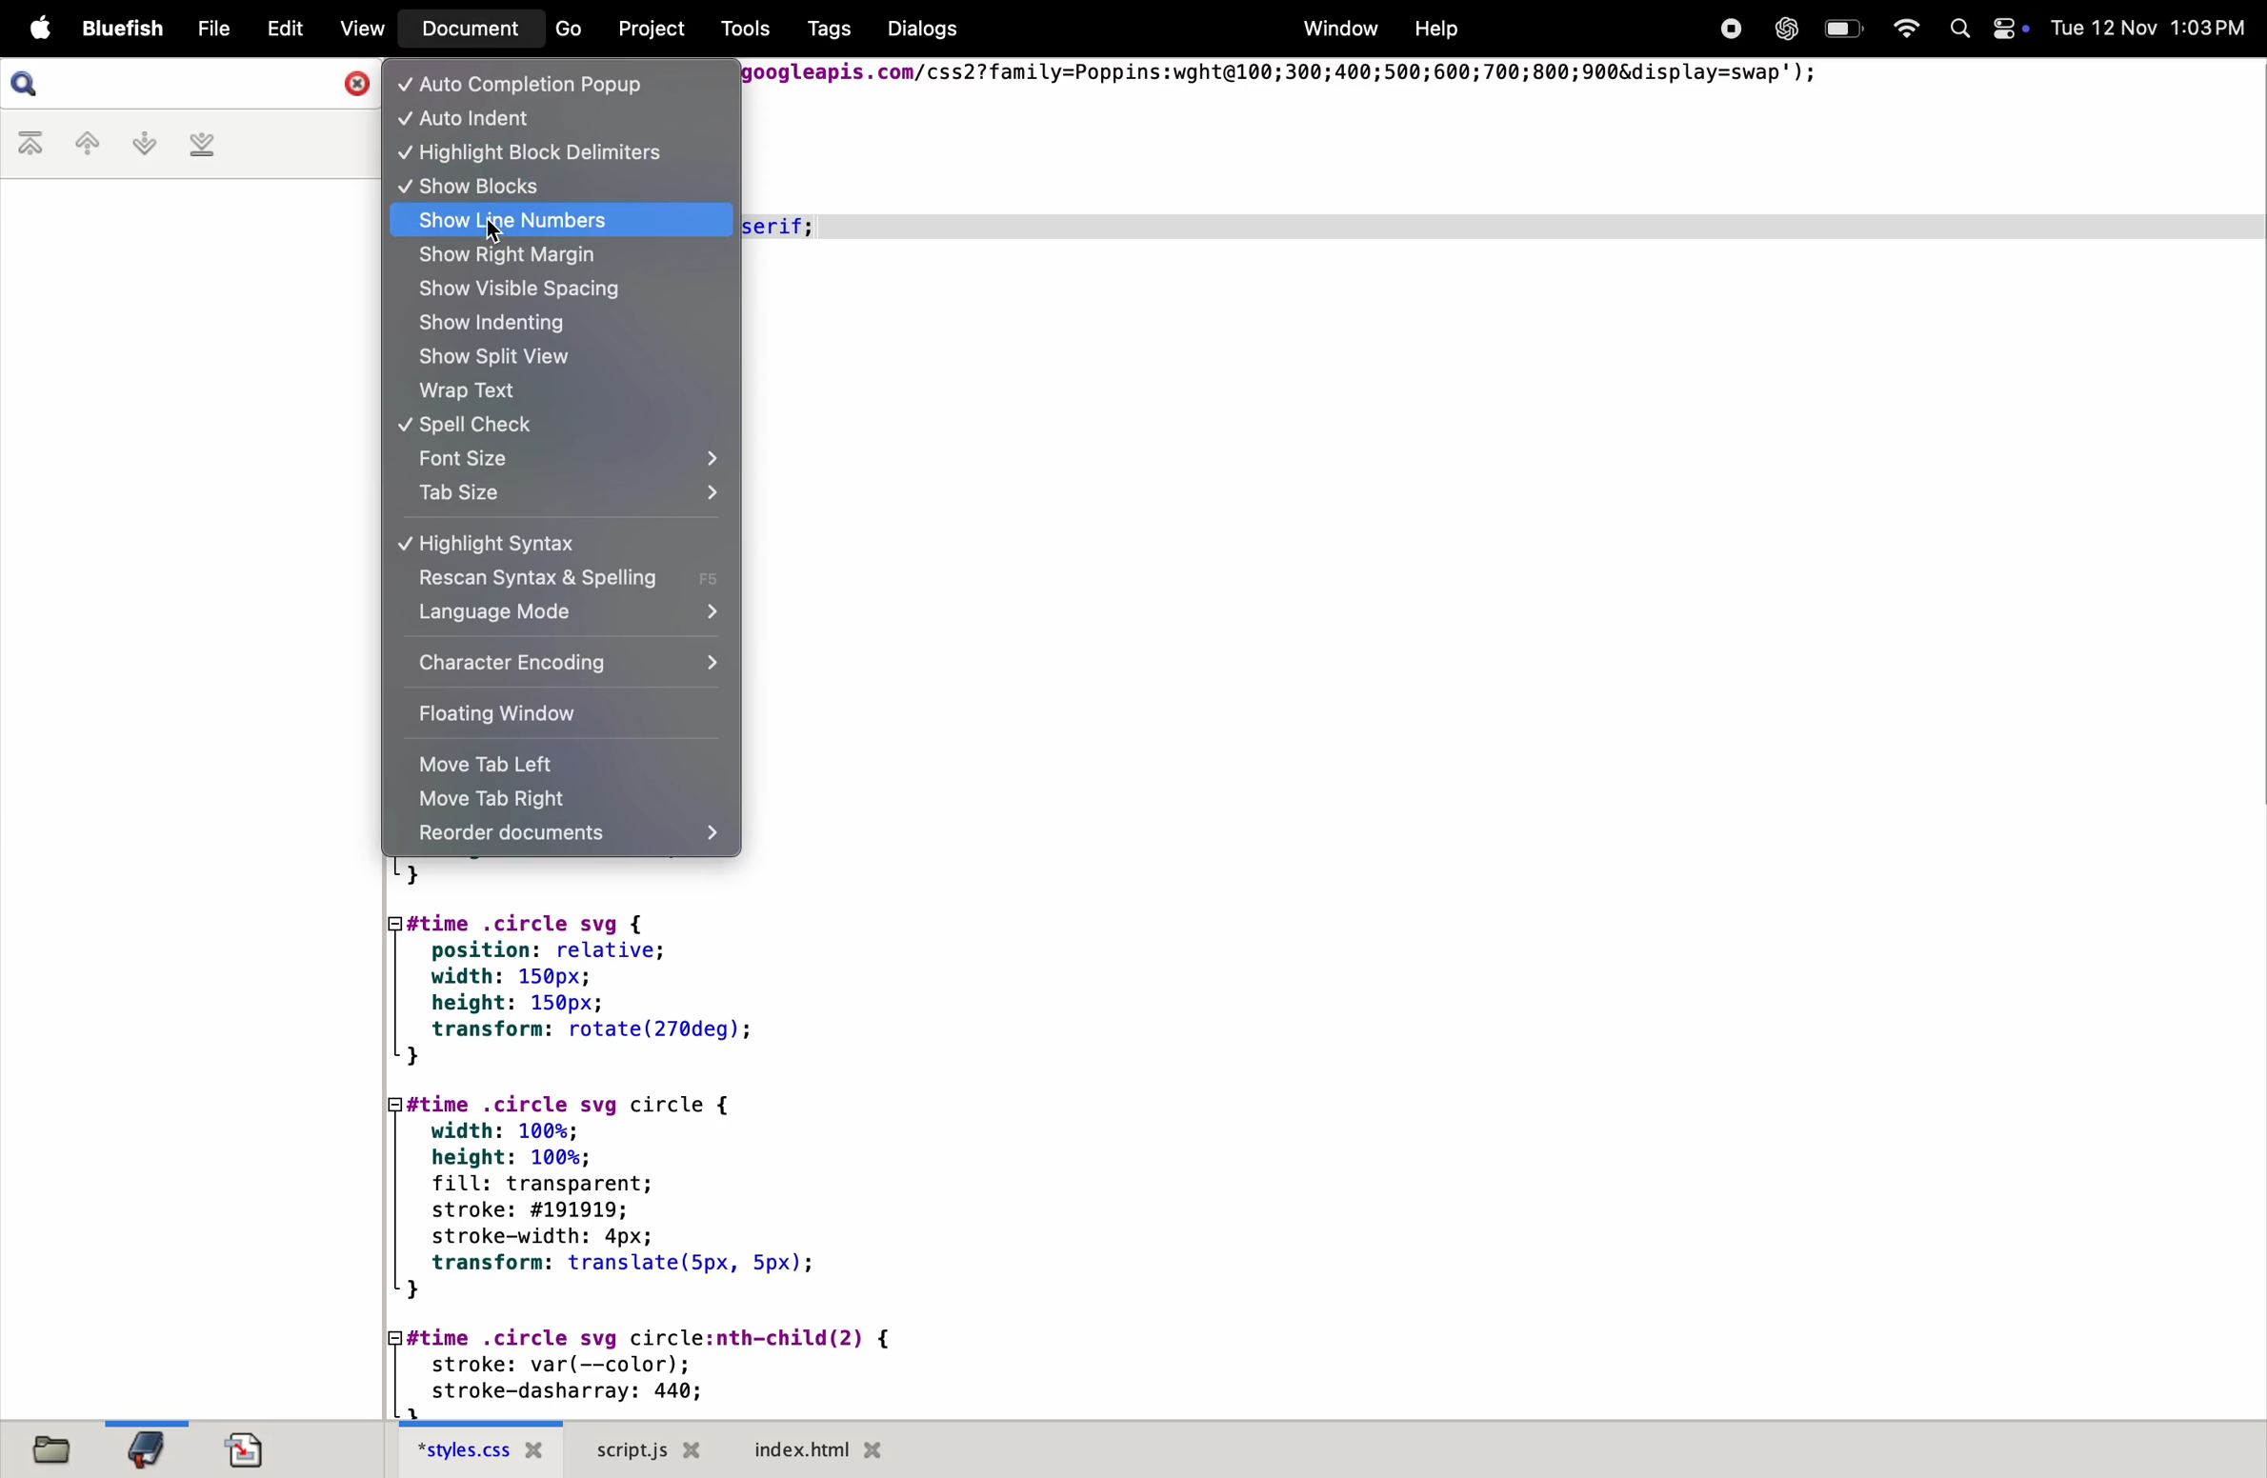  What do you see at coordinates (83, 146) in the screenshot?
I see `previous bookmark` at bounding box center [83, 146].